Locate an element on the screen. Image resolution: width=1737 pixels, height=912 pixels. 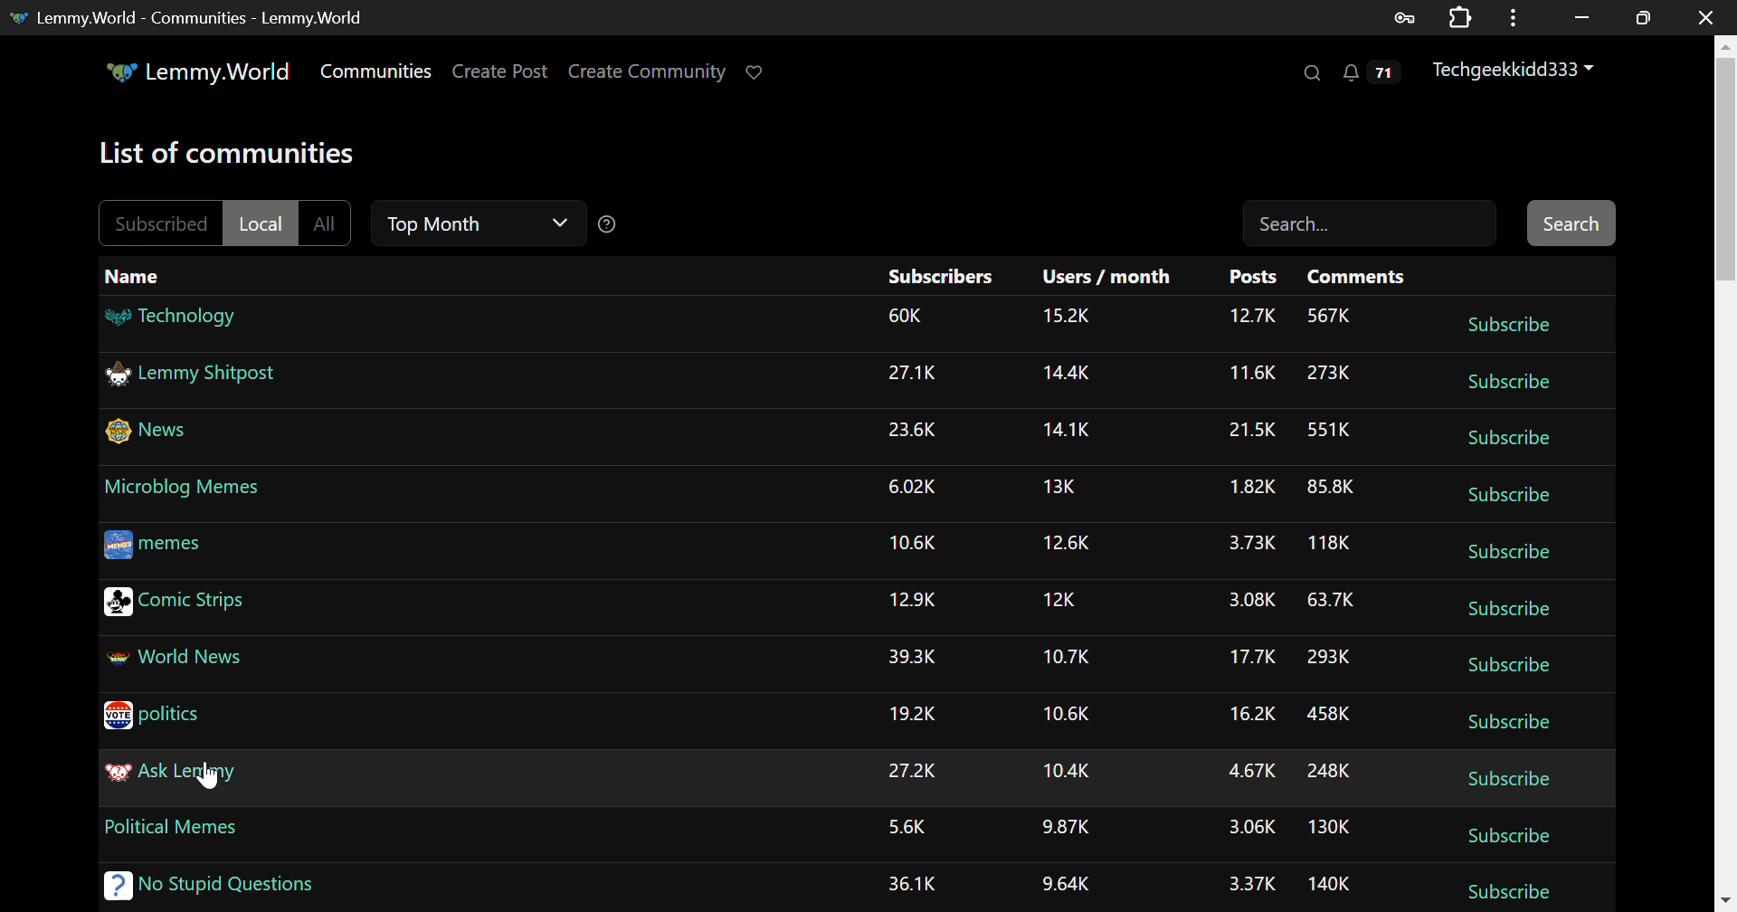
Subscribe is located at coordinates (1509, 666).